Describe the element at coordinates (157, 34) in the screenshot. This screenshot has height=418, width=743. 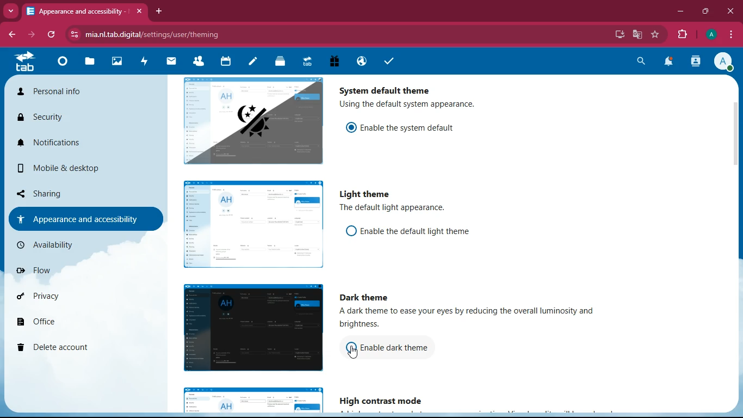
I see `url` at that location.